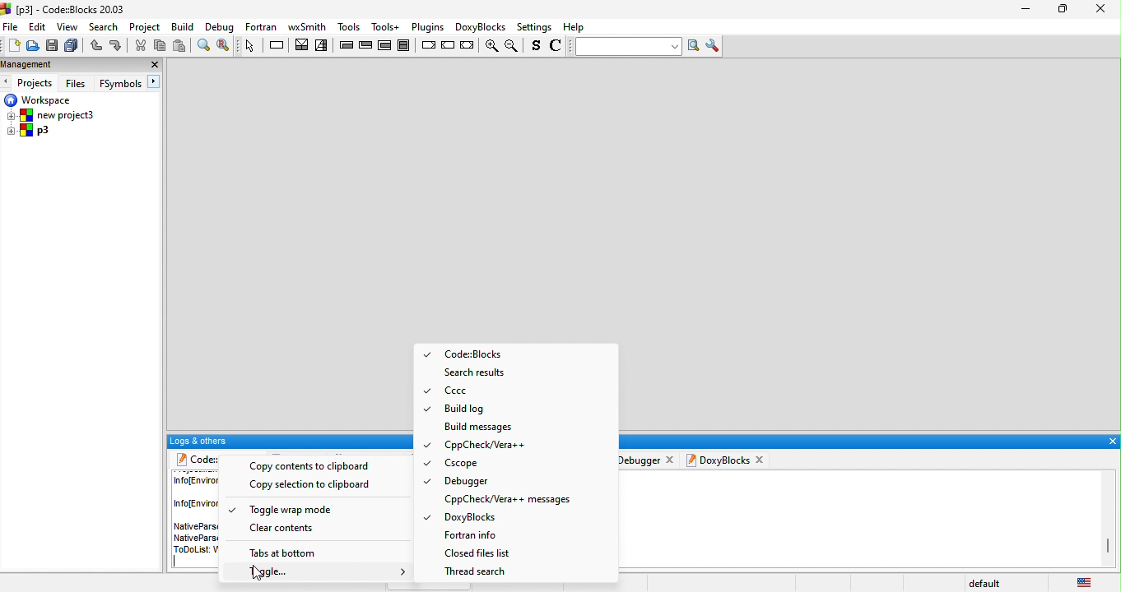  I want to click on show options window, so click(714, 46).